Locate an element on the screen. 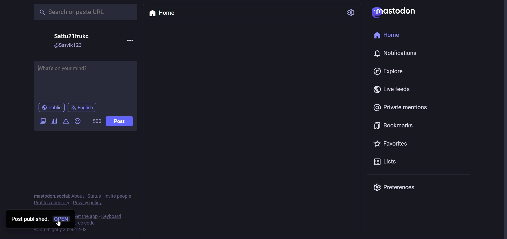  poll is located at coordinates (53, 121).